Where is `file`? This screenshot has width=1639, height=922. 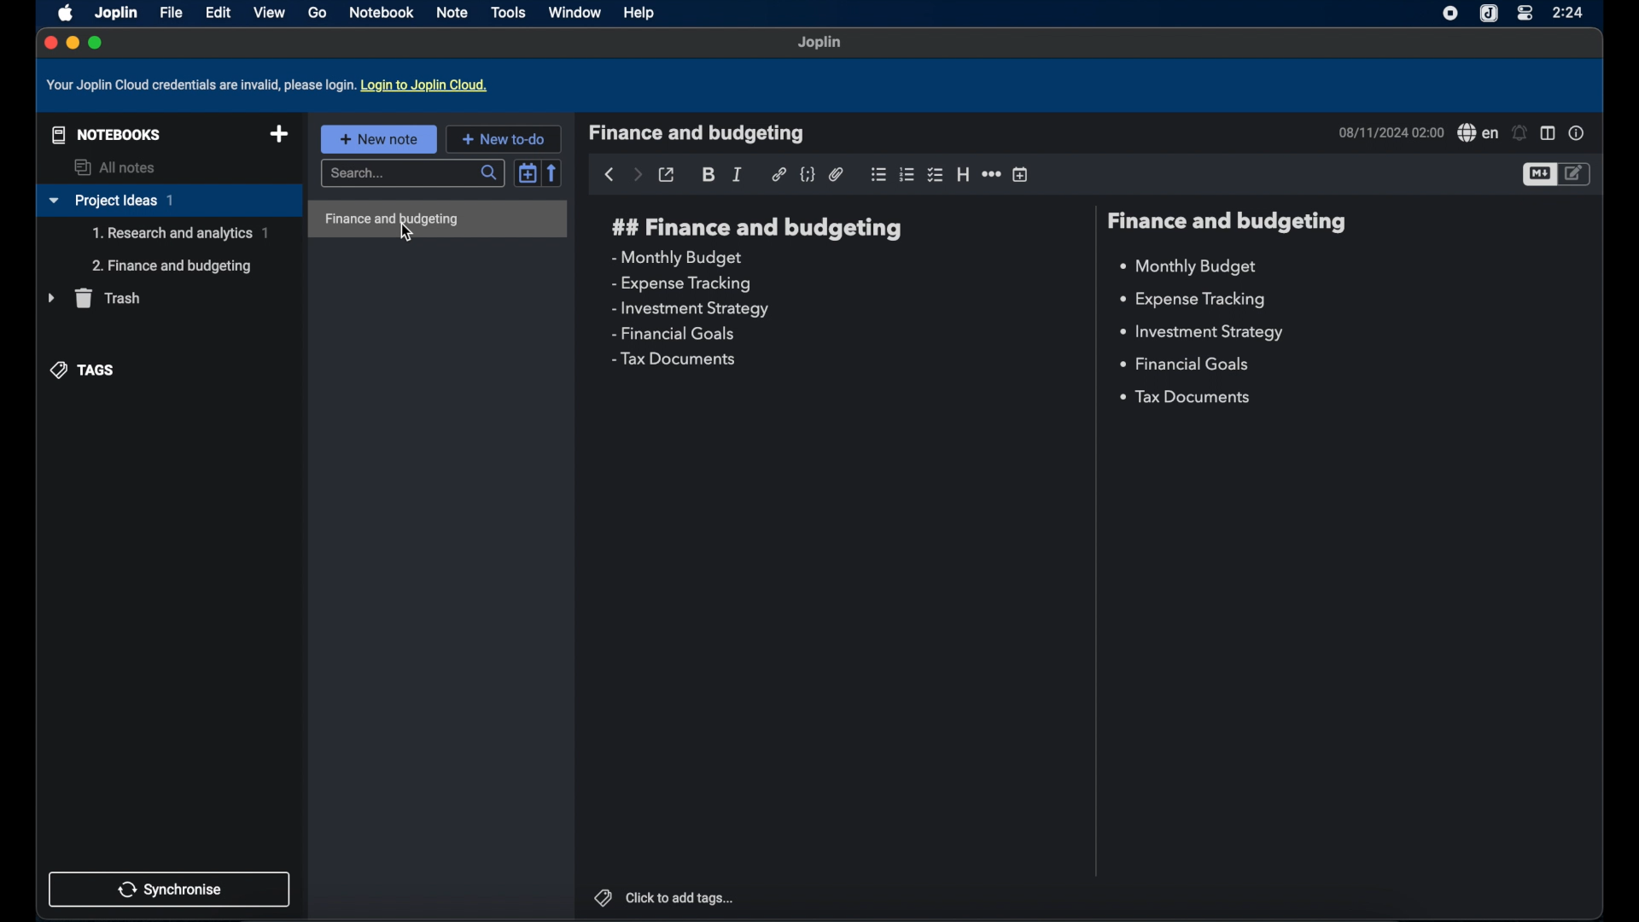
file is located at coordinates (171, 13).